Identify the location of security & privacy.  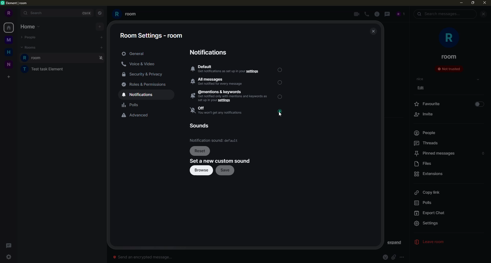
(144, 75).